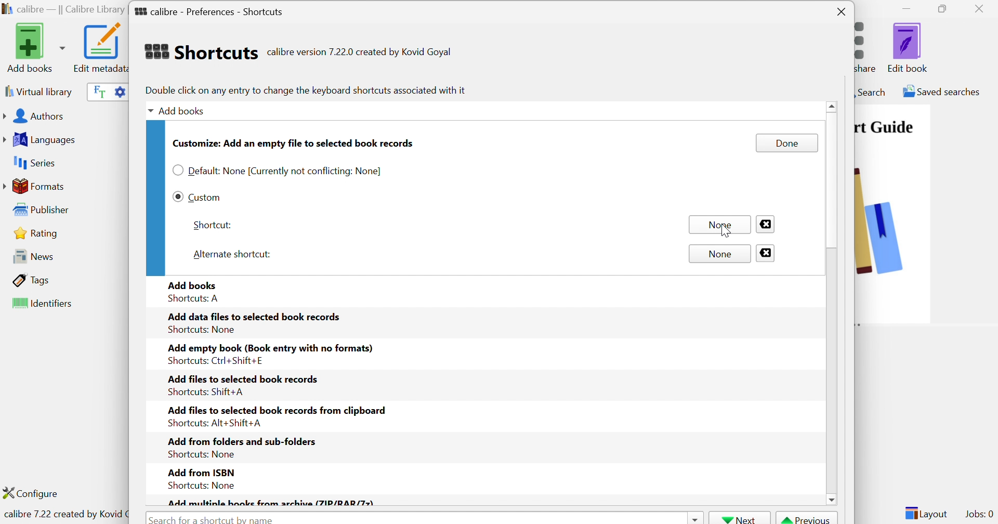  Describe the element at coordinates (717, 225) in the screenshot. I see `None` at that location.